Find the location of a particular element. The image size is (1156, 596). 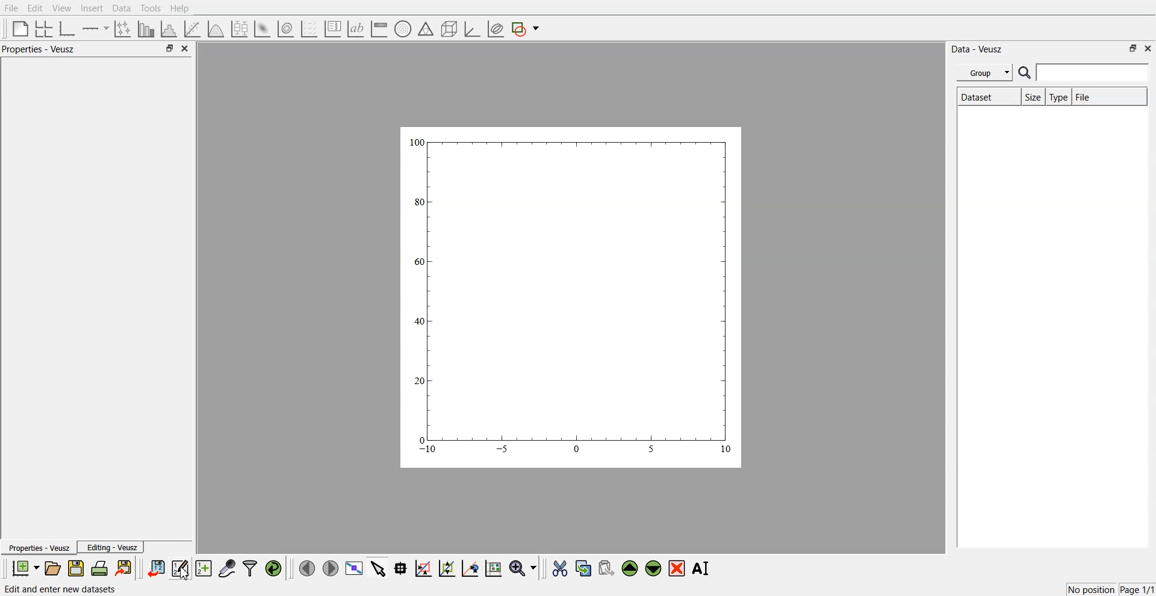

move right is located at coordinates (330, 567).